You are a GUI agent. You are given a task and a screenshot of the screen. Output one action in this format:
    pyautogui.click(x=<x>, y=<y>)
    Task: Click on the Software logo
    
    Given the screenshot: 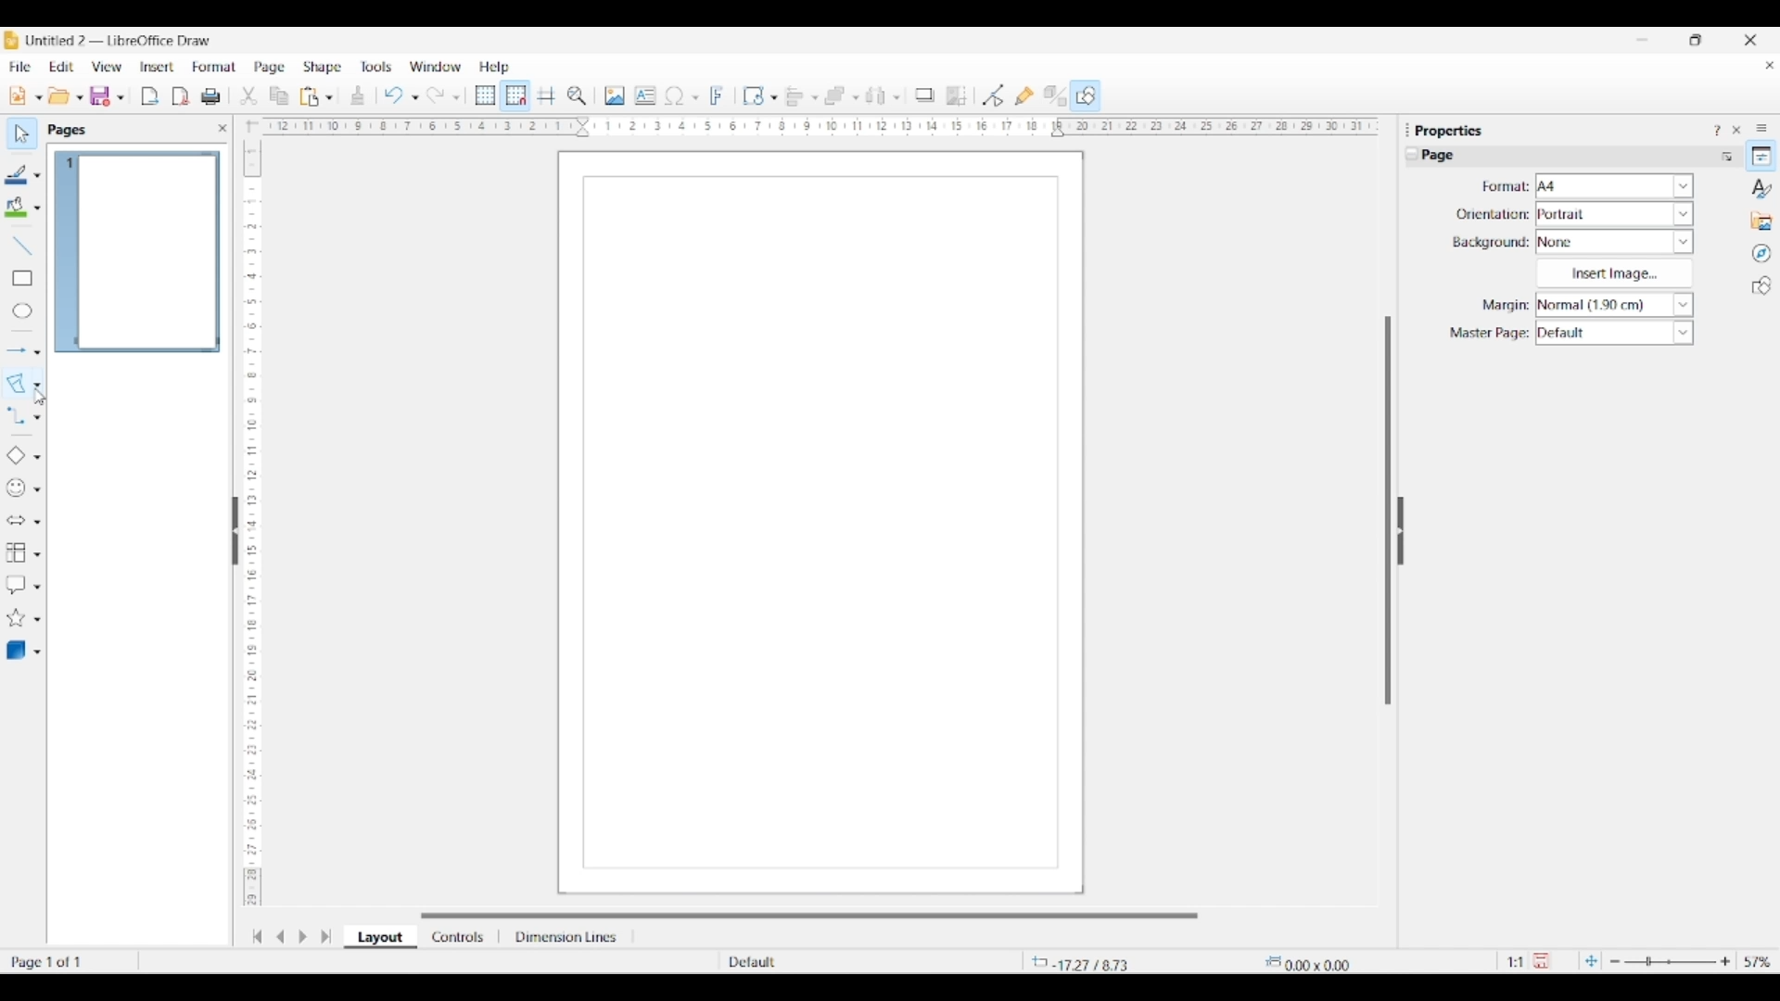 What is the action you would take?
    pyautogui.click(x=11, y=40)
    